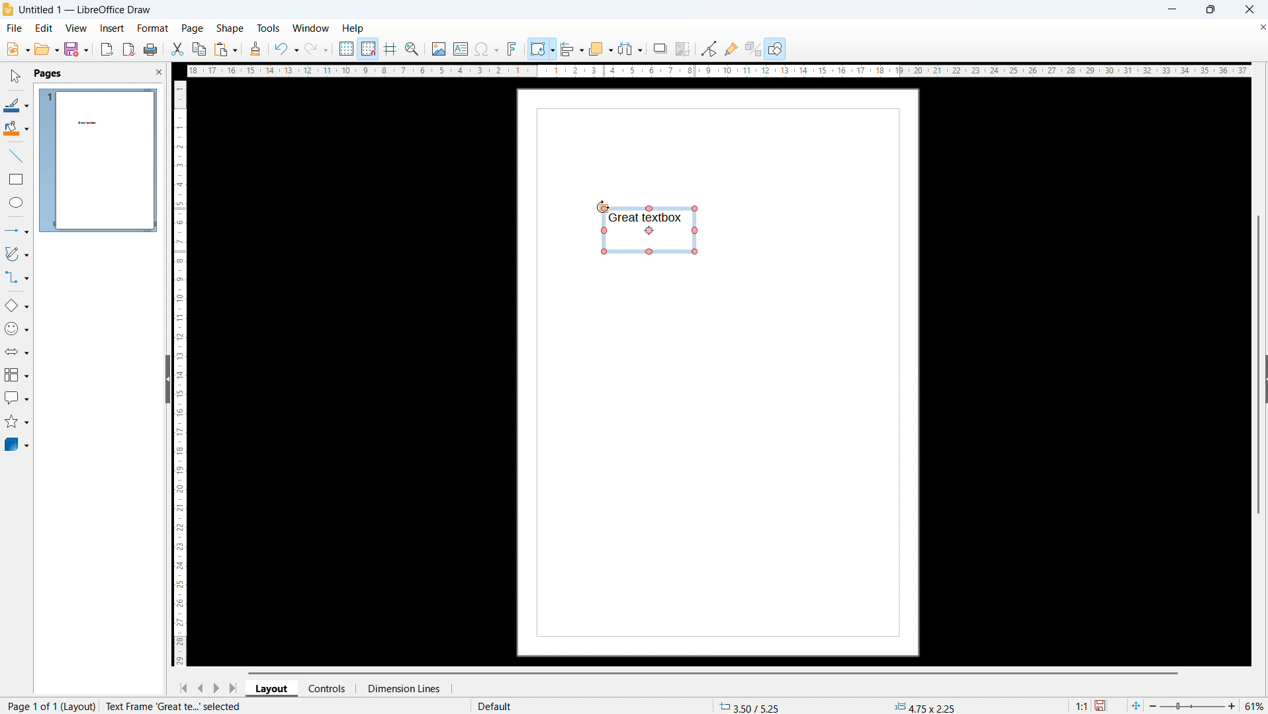 The image size is (1268, 714). I want to click on horizontal scroll bar , so click(713, 672).